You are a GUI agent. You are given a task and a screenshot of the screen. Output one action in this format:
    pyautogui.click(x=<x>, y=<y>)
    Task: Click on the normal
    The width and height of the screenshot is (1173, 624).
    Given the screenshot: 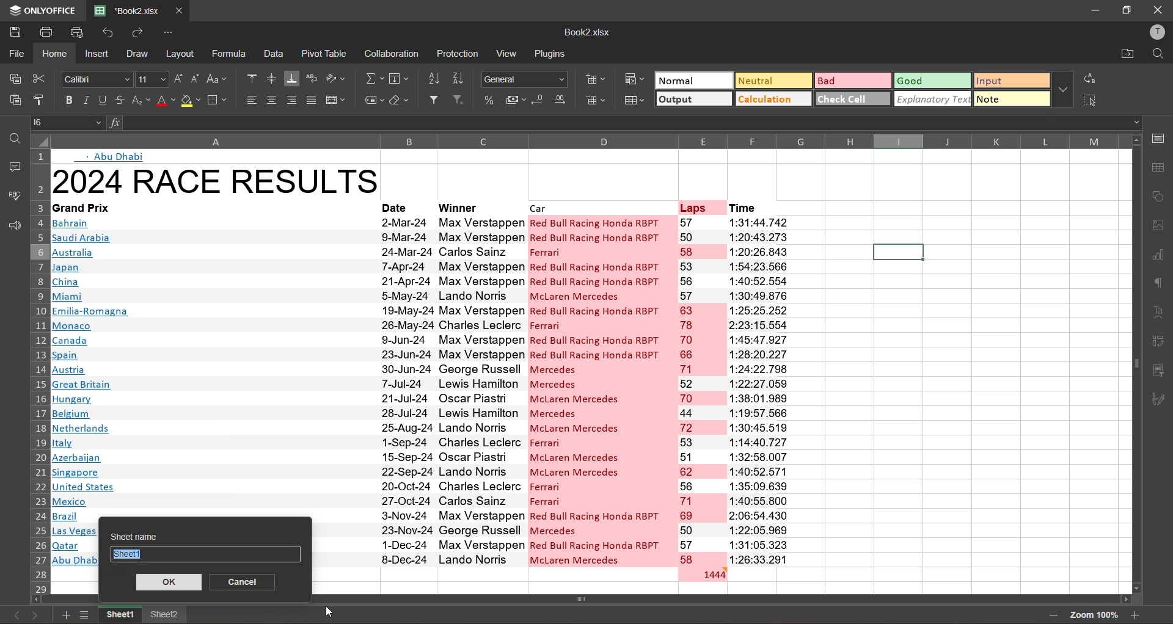 What is the action you would take?
    pyautogui.click(x=692, y=81)
    